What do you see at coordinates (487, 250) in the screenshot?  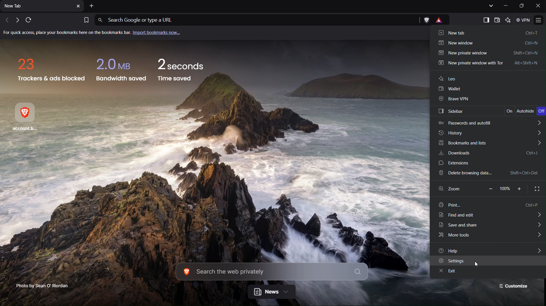 I see `Help` at bounding box center [487, 250].